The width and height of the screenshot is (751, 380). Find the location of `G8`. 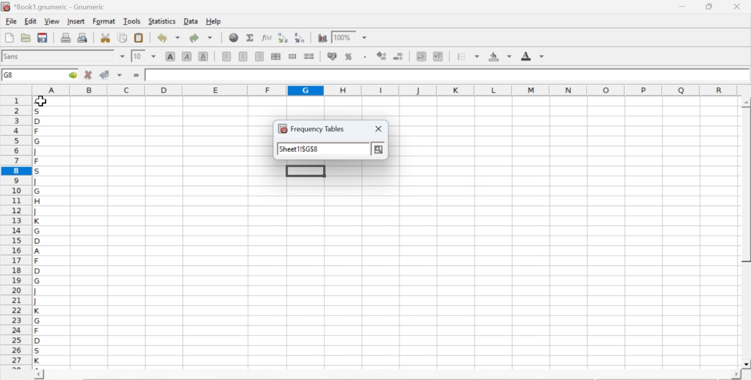

G8 is located at coordinates (10, 75).